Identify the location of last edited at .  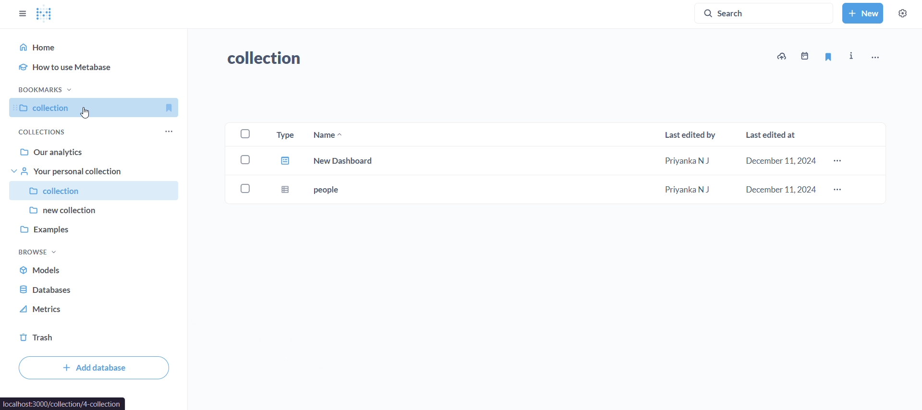
(776, 131).